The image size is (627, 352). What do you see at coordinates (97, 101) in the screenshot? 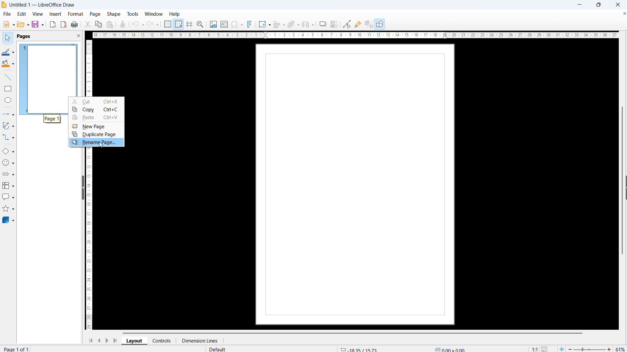
I see `cut` at bounding box center [97, 101].